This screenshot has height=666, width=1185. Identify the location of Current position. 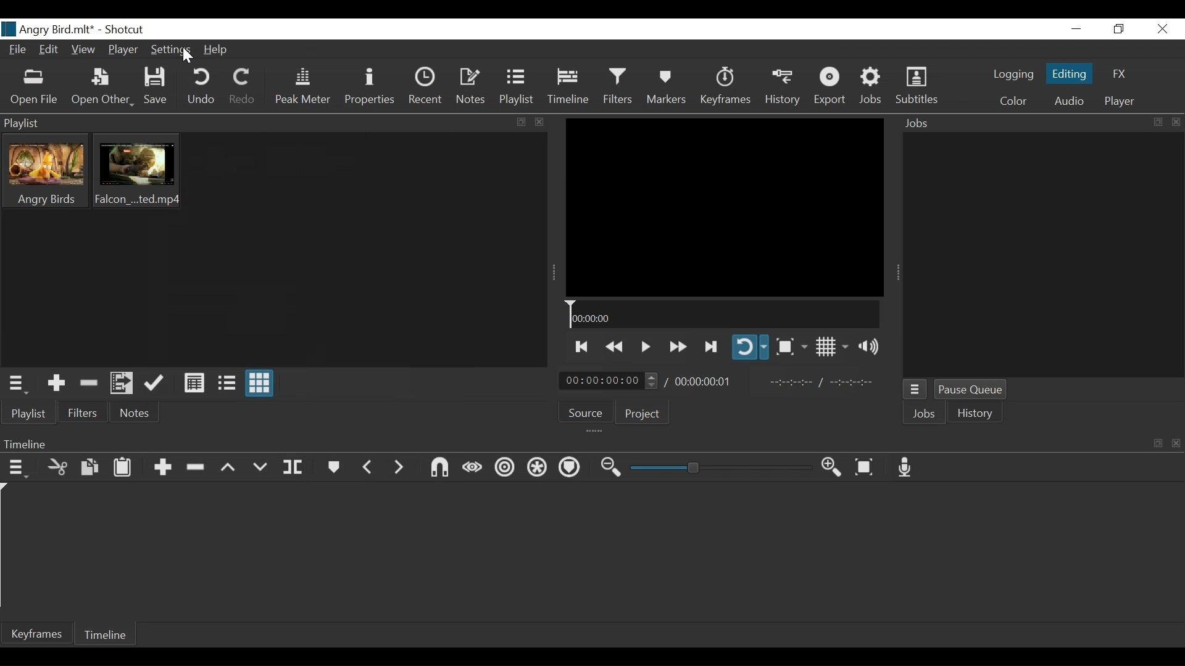
(609, 381).